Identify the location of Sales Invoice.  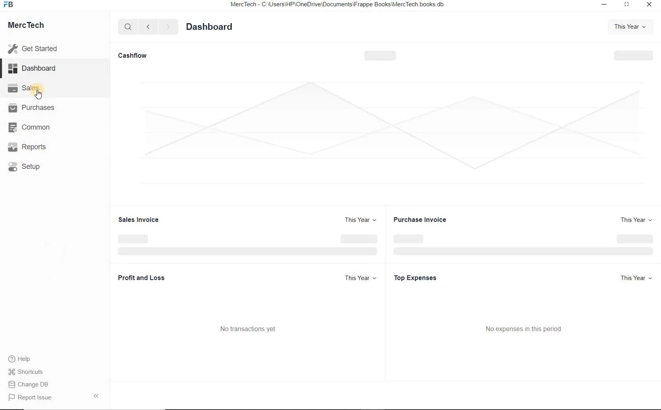
(139, 220).